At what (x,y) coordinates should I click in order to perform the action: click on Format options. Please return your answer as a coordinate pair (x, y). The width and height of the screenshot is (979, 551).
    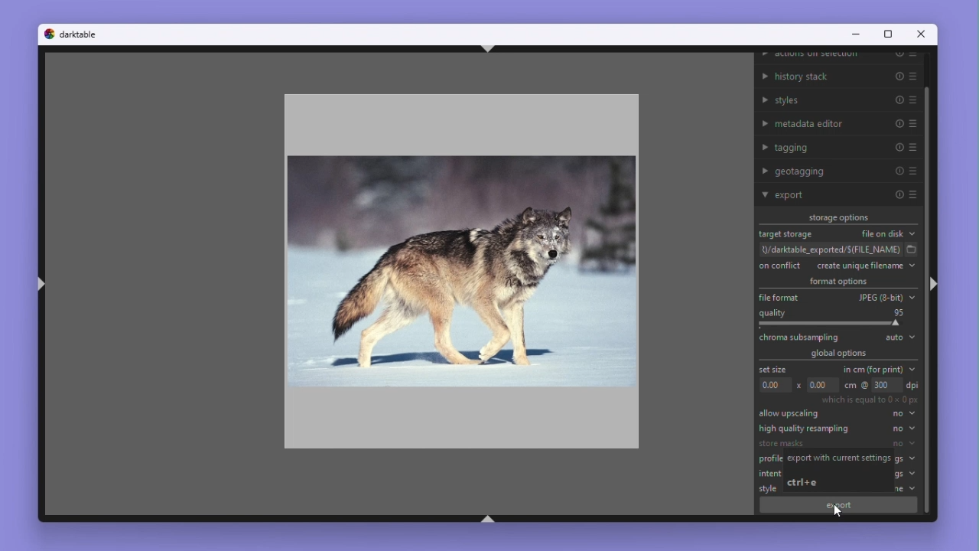
    Looking at the image, I should click on (840, 282).